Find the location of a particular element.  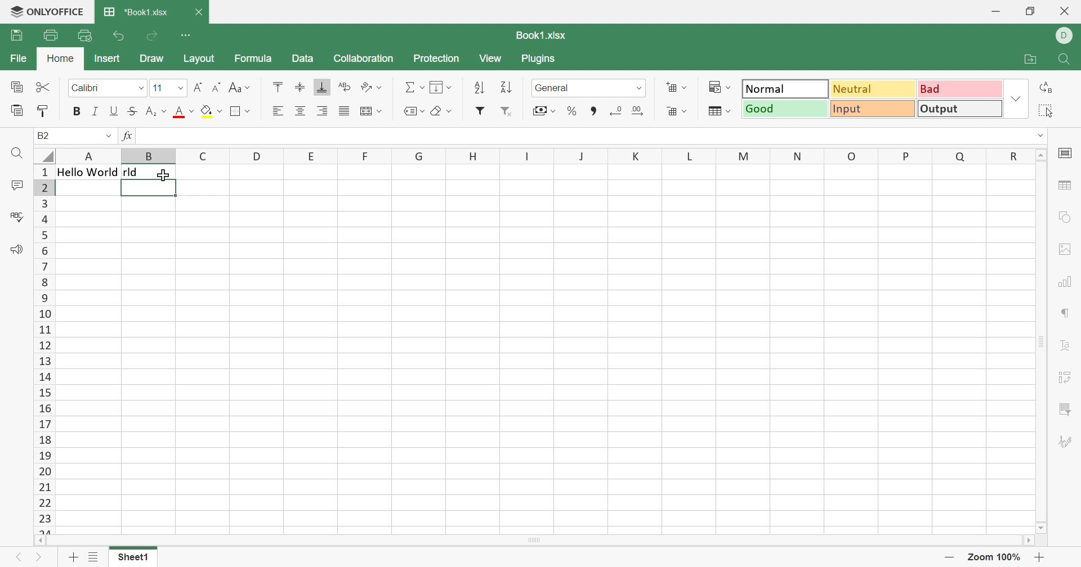

paragraph settings is located at coordinates (1066, 313).